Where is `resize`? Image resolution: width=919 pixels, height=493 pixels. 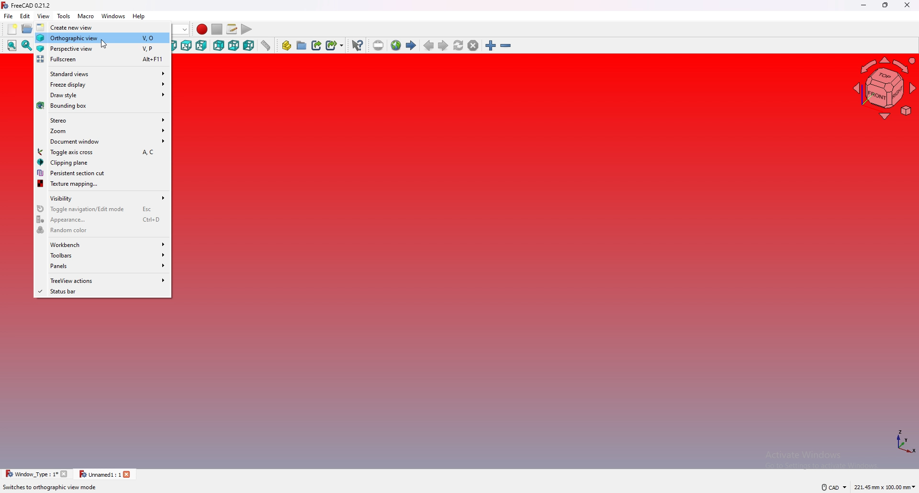 resize is located at coordinates (885, 5).